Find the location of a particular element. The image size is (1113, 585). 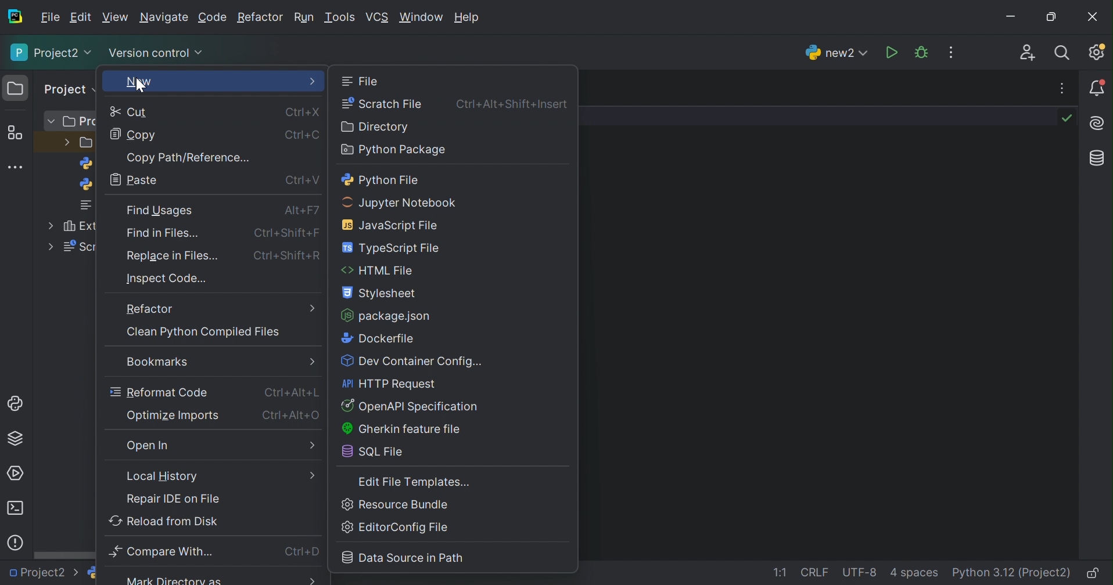

python logo is located at coordinates (93, 572).